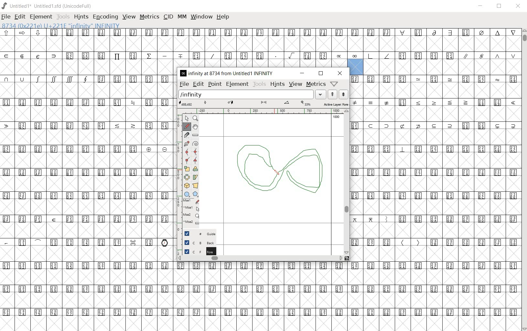  I want to click on skew the selection, so click(195, 177).